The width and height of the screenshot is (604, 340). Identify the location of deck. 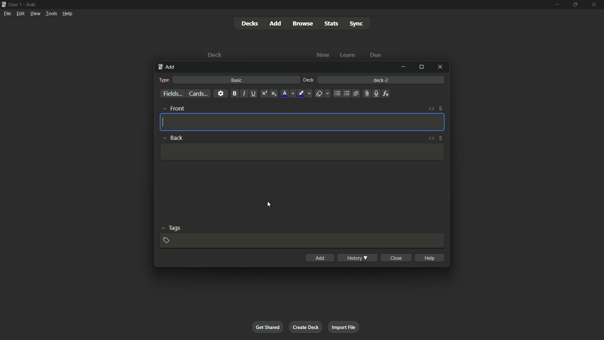
(309, 80).